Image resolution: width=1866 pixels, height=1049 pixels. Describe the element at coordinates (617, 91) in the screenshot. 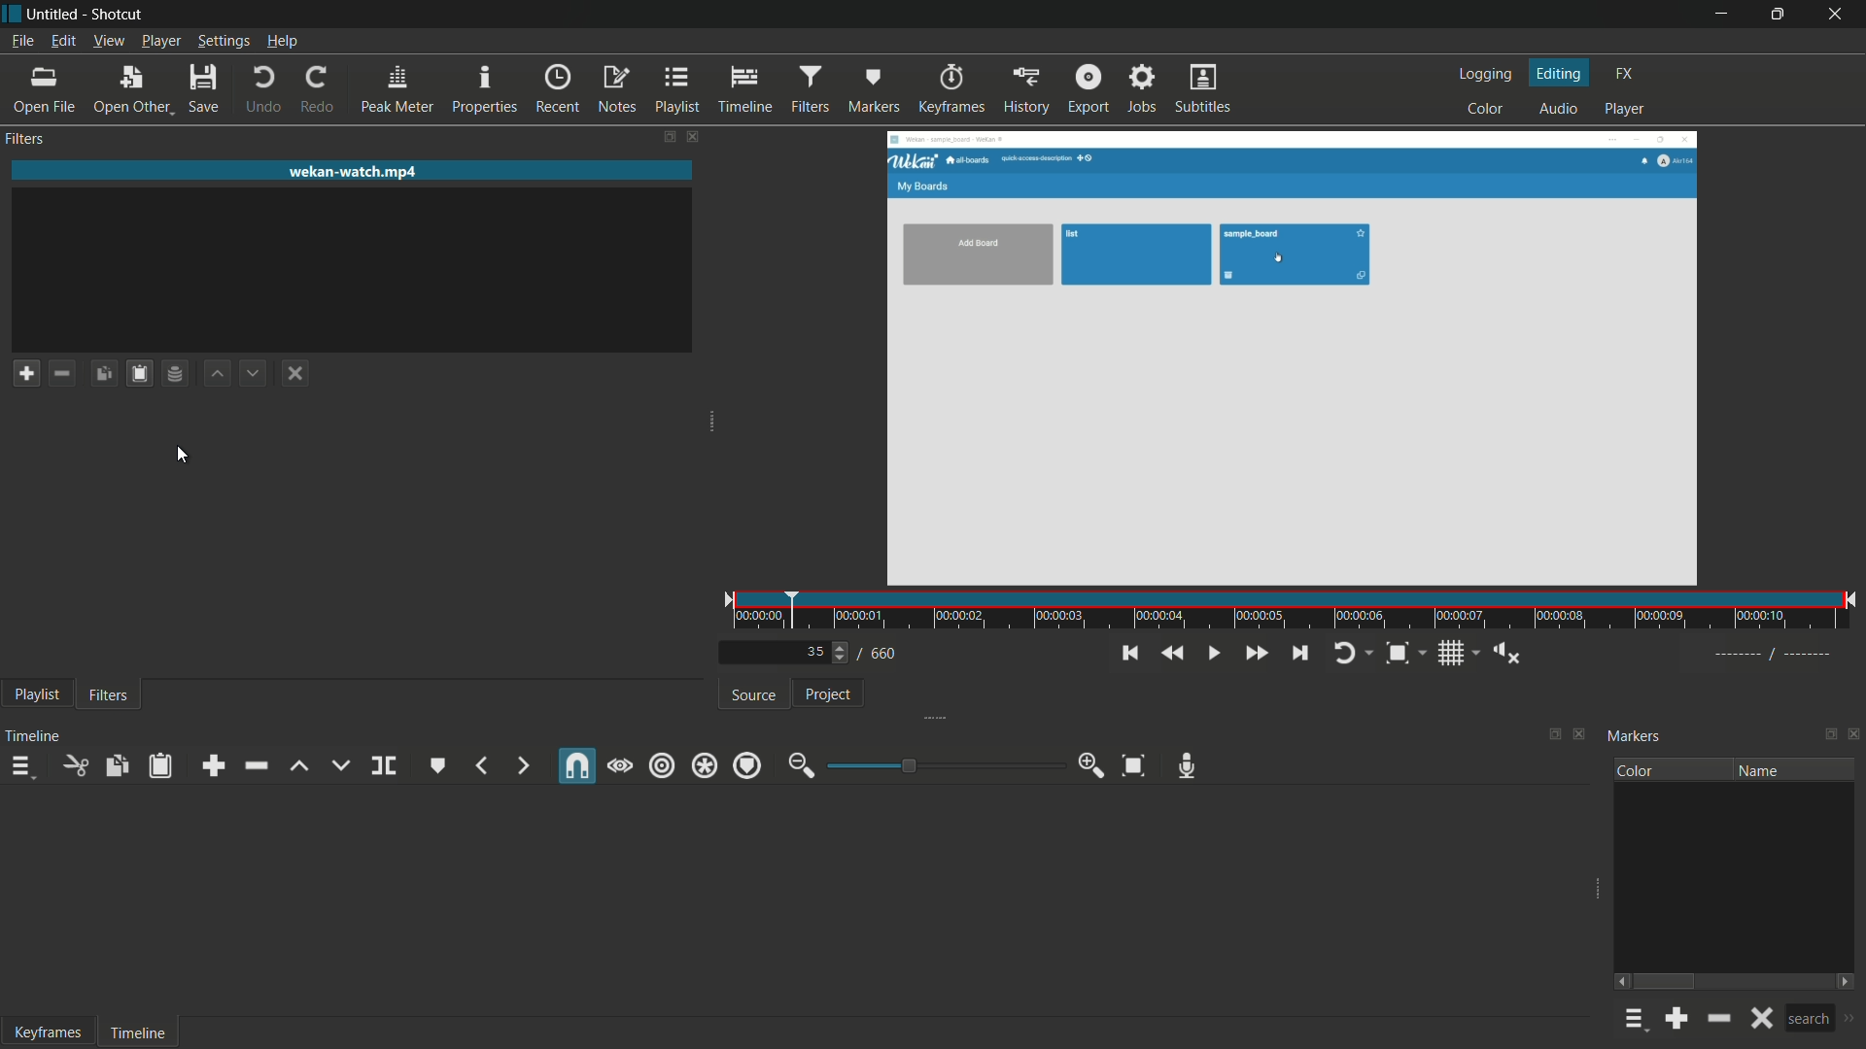

I see `notes` at that location.